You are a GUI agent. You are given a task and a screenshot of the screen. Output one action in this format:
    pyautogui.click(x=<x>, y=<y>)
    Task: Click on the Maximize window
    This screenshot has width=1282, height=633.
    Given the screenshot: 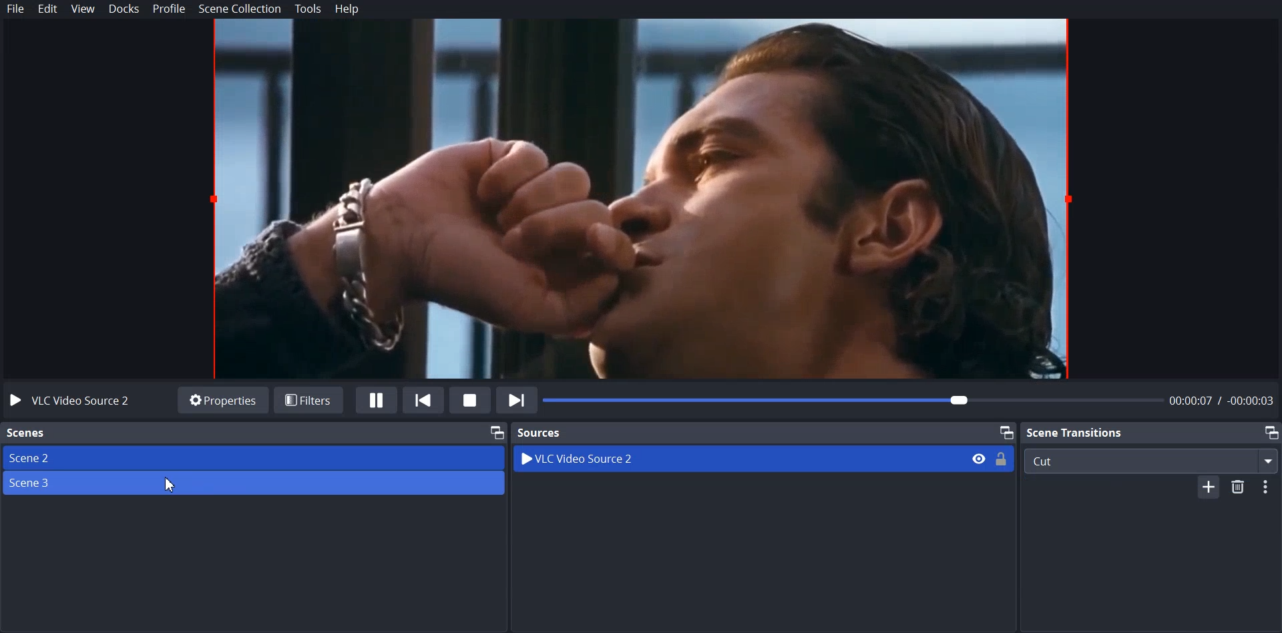 What is the action you would take?
    pyautogui.click(x=1006, y=431)
    